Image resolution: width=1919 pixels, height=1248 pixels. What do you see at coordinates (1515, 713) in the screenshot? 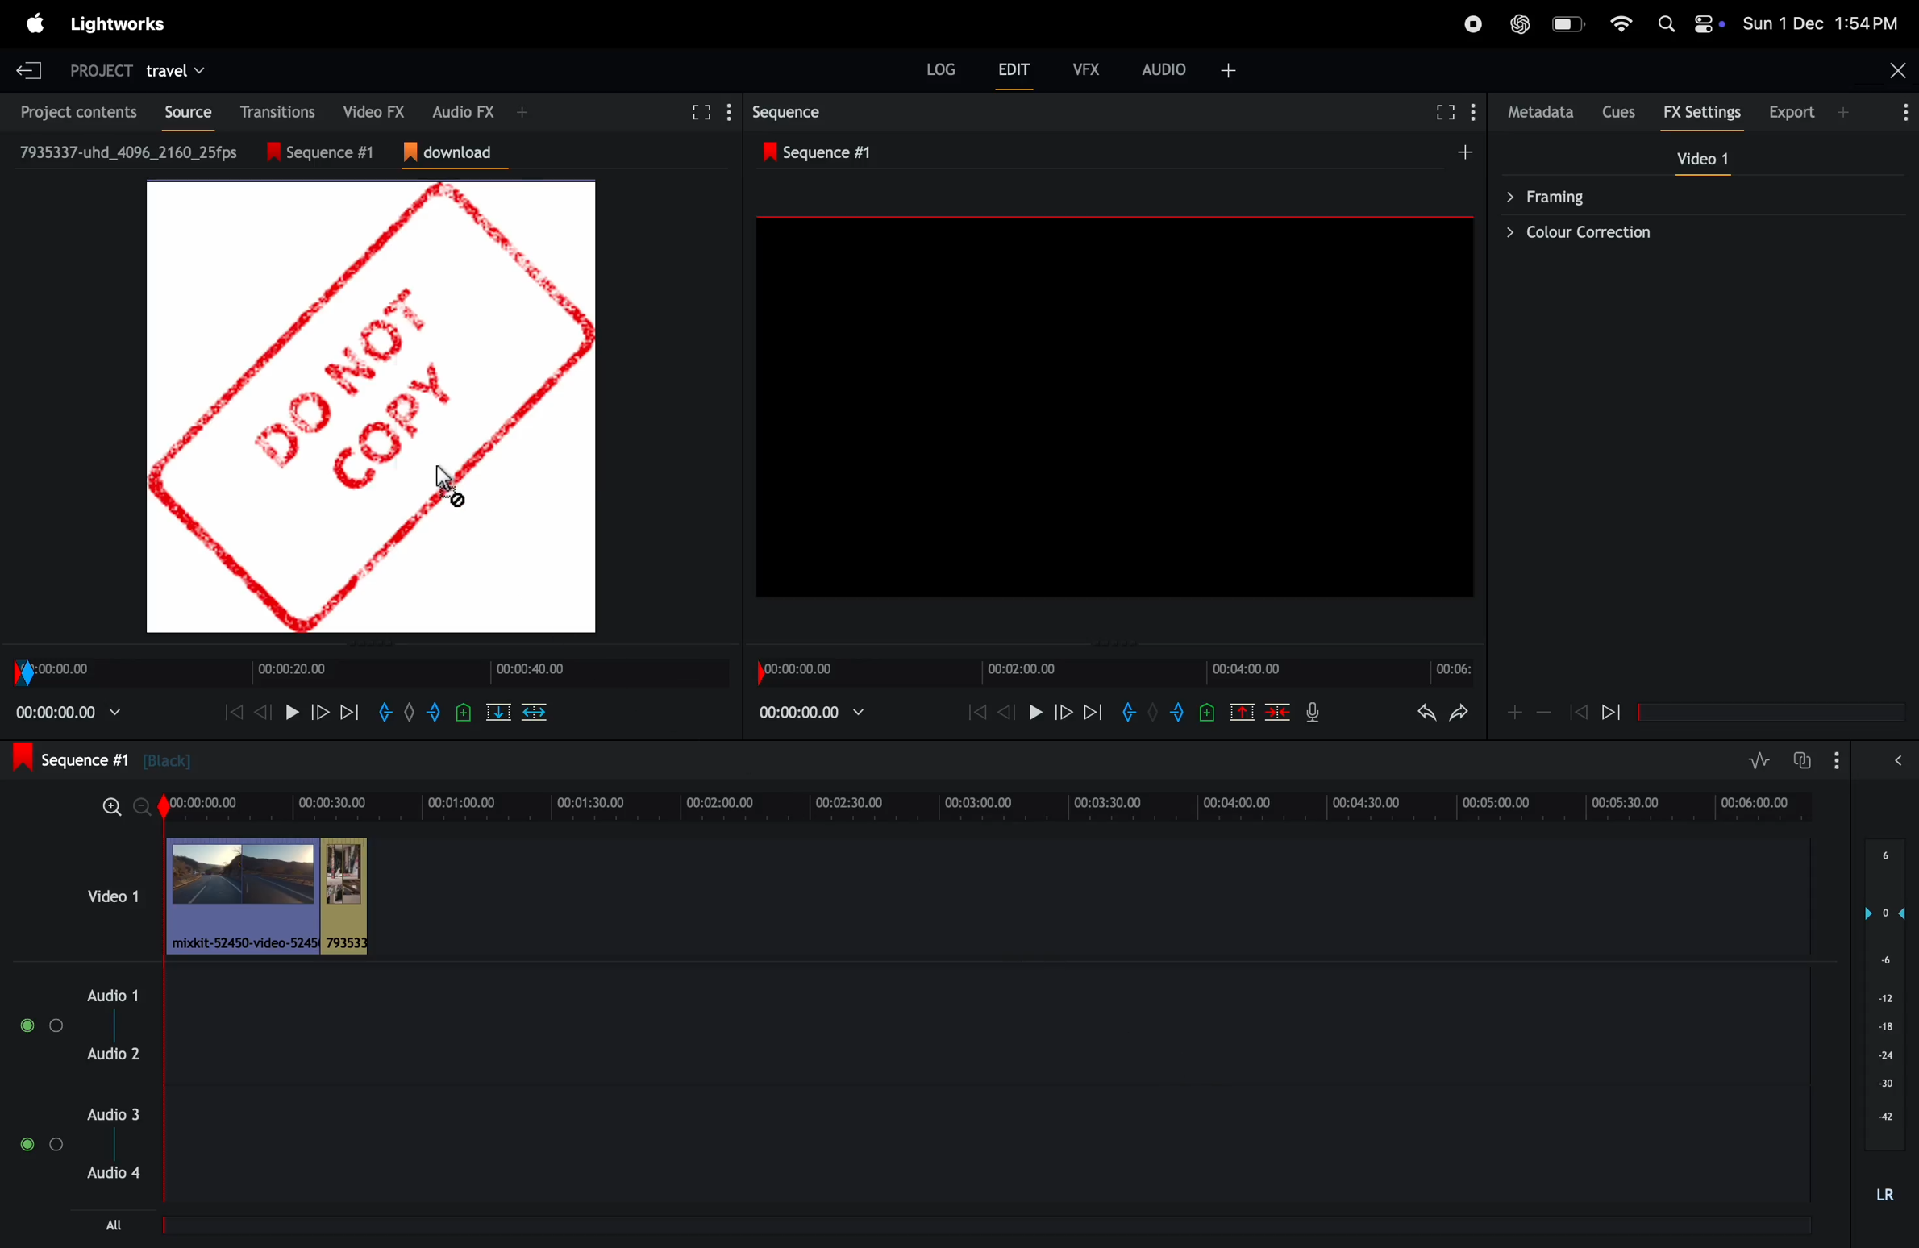
I see `Add` at bounding box center [1515, 713].